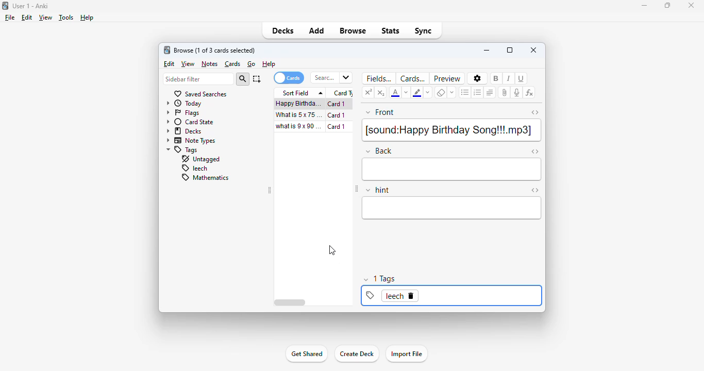 Image resolution: width=704 pixels, height=371 pixels. I want to click on hint, so click(378, 190).